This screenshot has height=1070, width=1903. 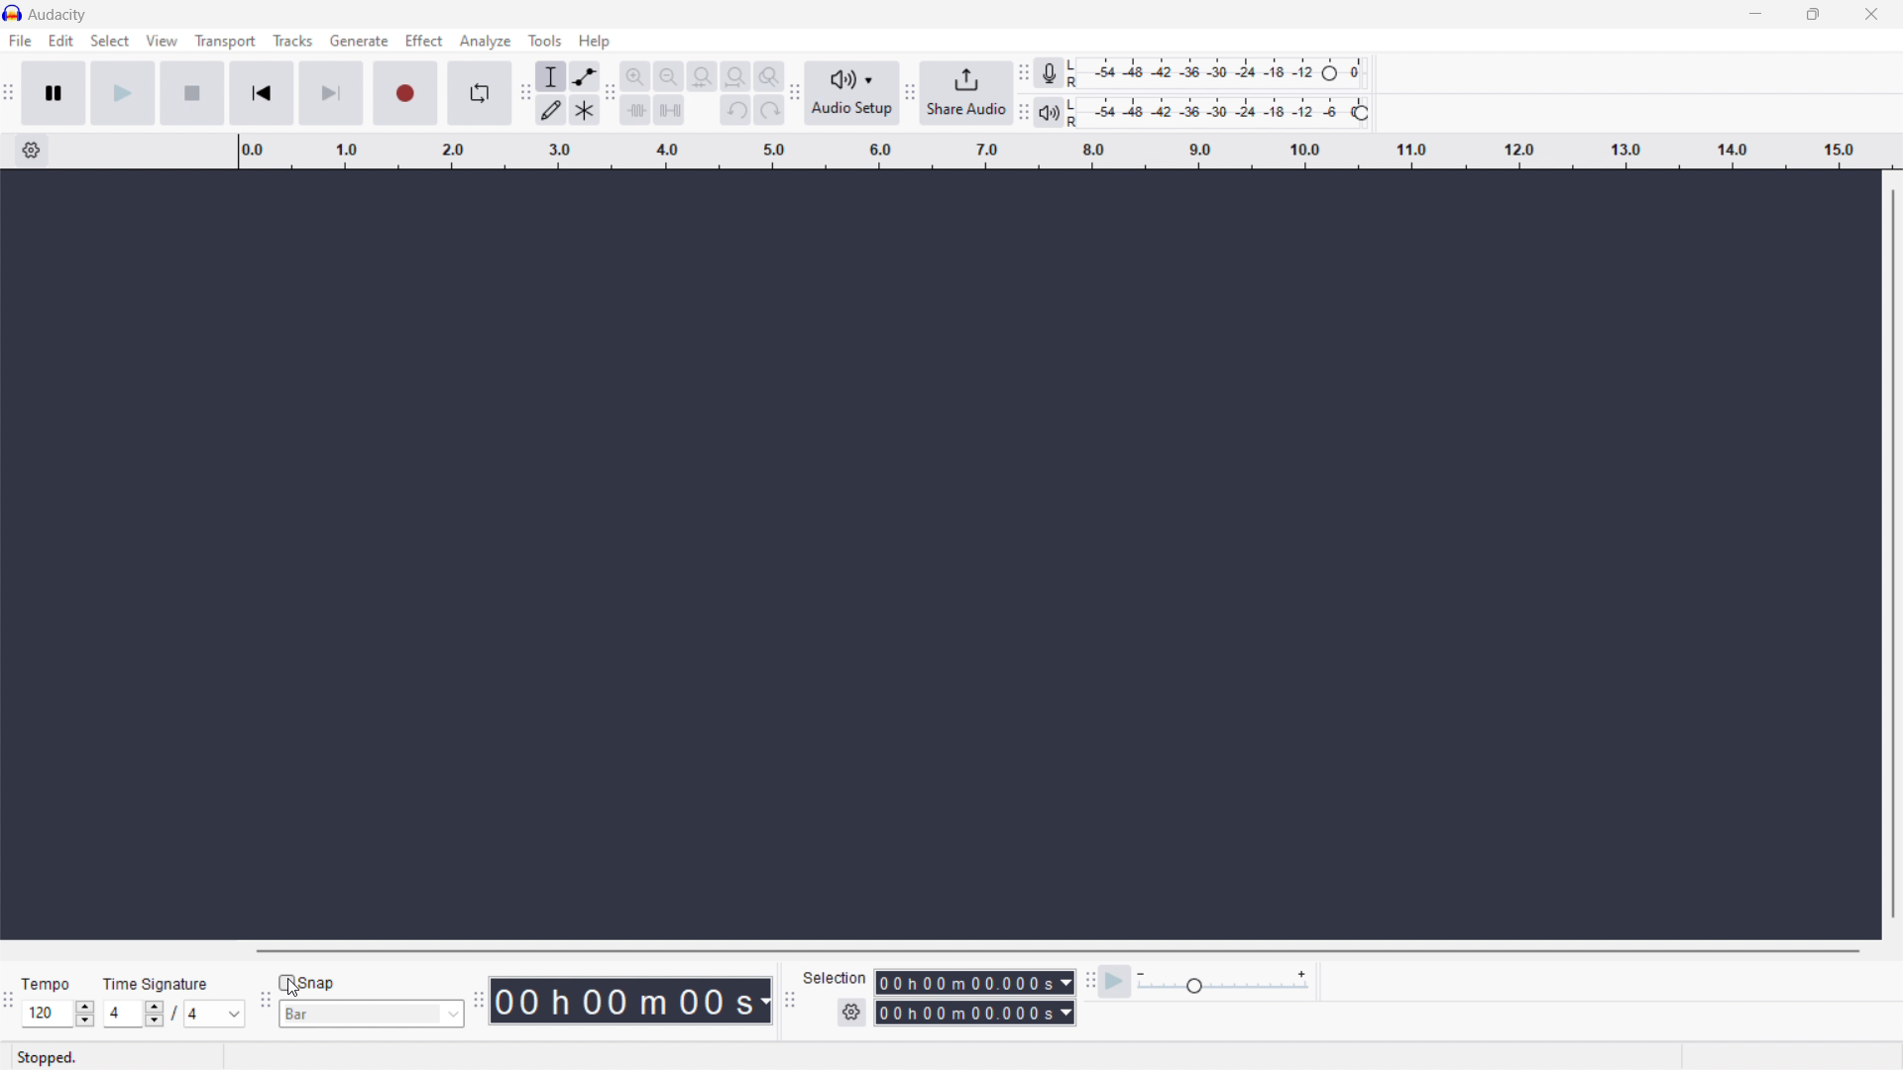 I want to click on trim audio outside selection, so click(x=636, y=109).